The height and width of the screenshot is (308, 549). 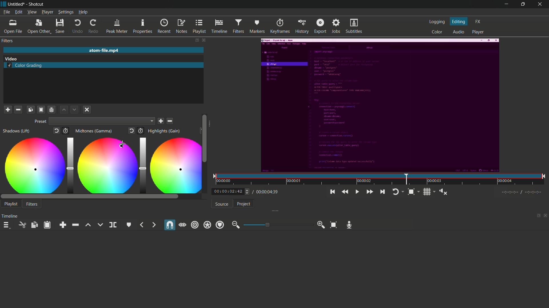 What do you see at coordinates (505, 5) in the screenshot?
I see `minimize` at bounding box center [505, 5].